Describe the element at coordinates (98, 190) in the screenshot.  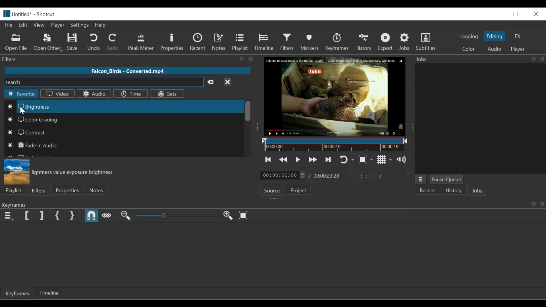
I see `Notes` at that location.